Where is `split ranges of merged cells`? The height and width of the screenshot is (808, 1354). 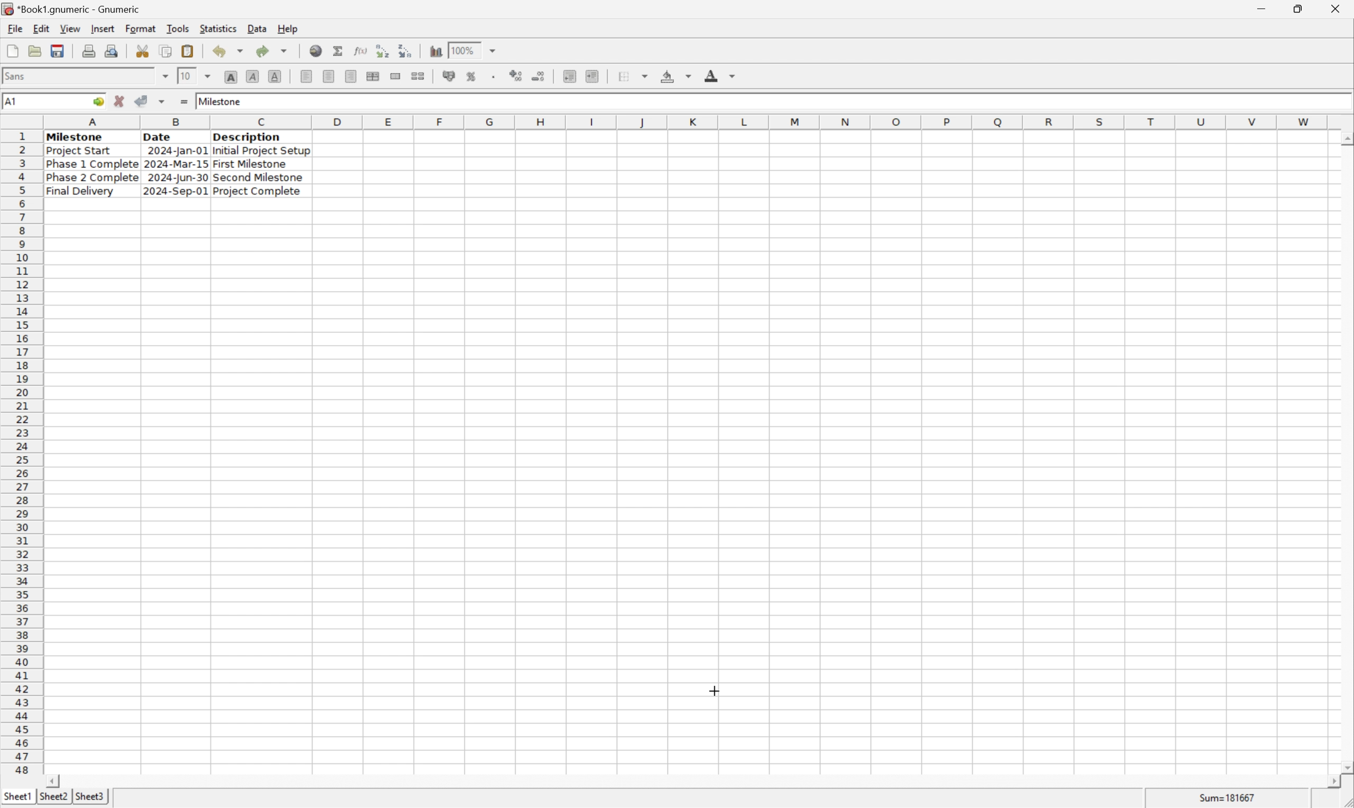
split ranges of merged cells is located at coordinates (418, 76).